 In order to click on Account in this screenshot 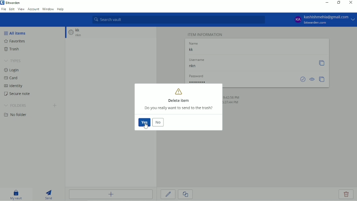, I will do `click(33, 9)`.